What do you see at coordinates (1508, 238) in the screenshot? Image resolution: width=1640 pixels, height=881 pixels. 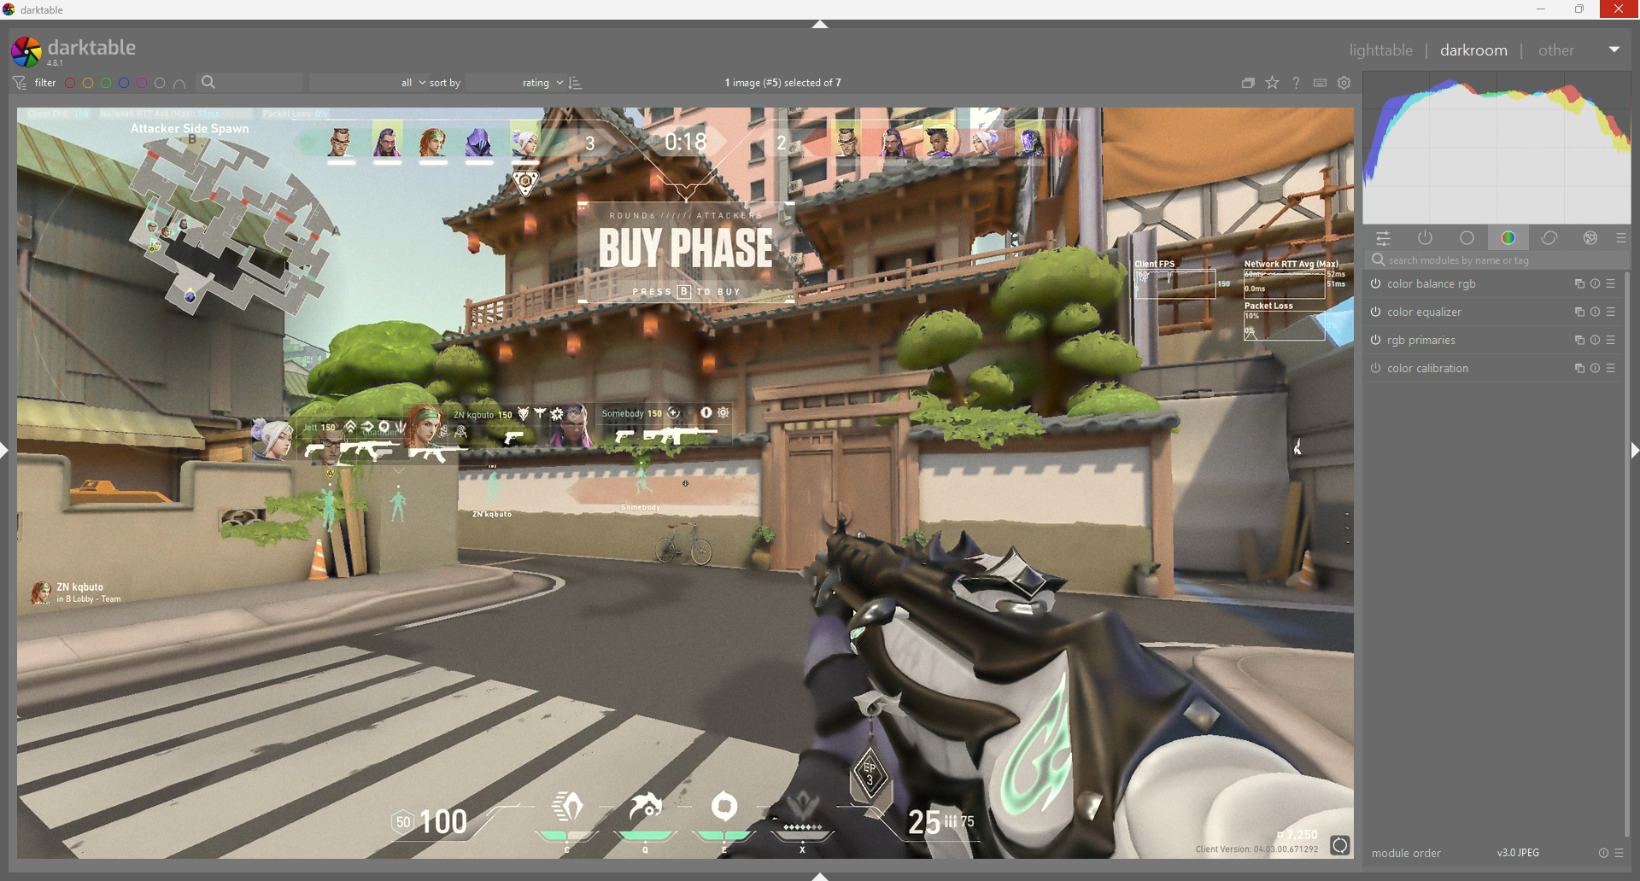 I see `color` at bounding box center [1508, 238].